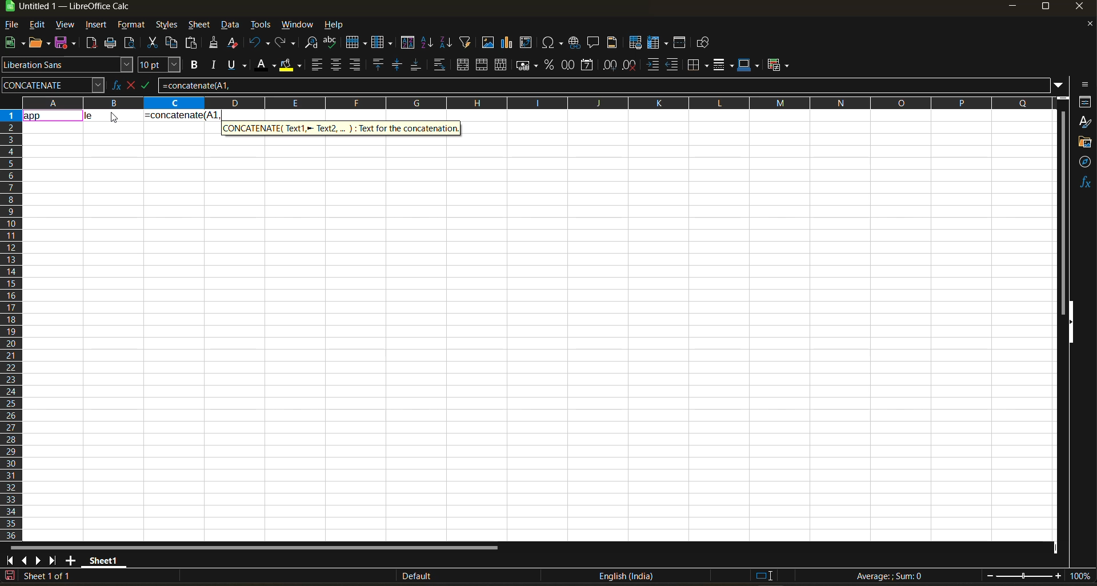 The width and height of the screenshot is (1097, 586). I want to click on conditional, so click(780, 65).